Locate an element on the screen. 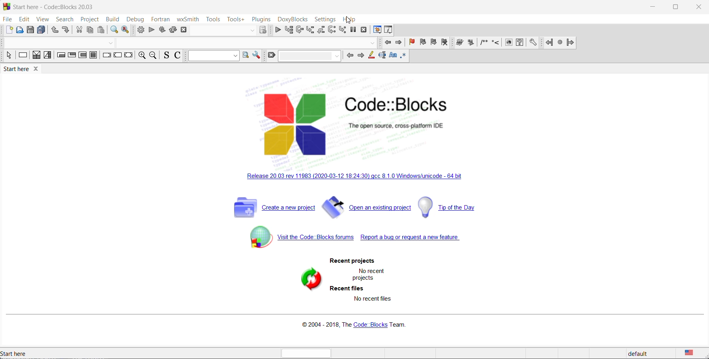  save is located at coordinates (30, 30).